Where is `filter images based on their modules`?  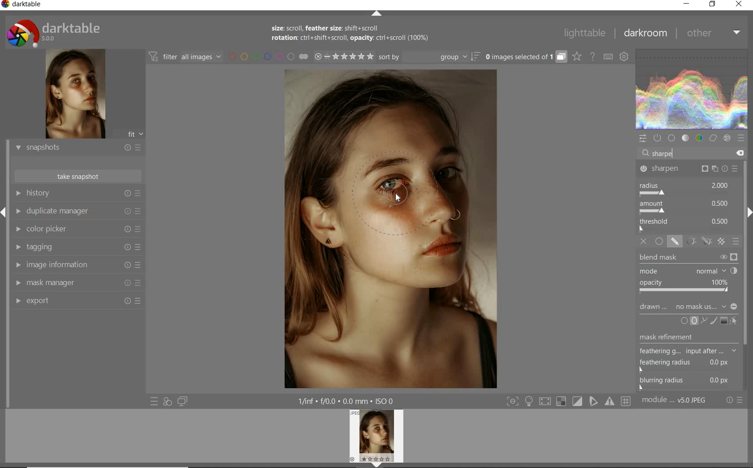 filter images based on their modules is located at coordinates (184, 56).